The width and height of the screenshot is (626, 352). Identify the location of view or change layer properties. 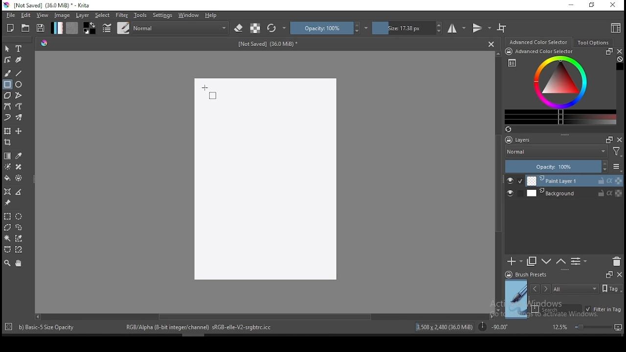
(579, 261).